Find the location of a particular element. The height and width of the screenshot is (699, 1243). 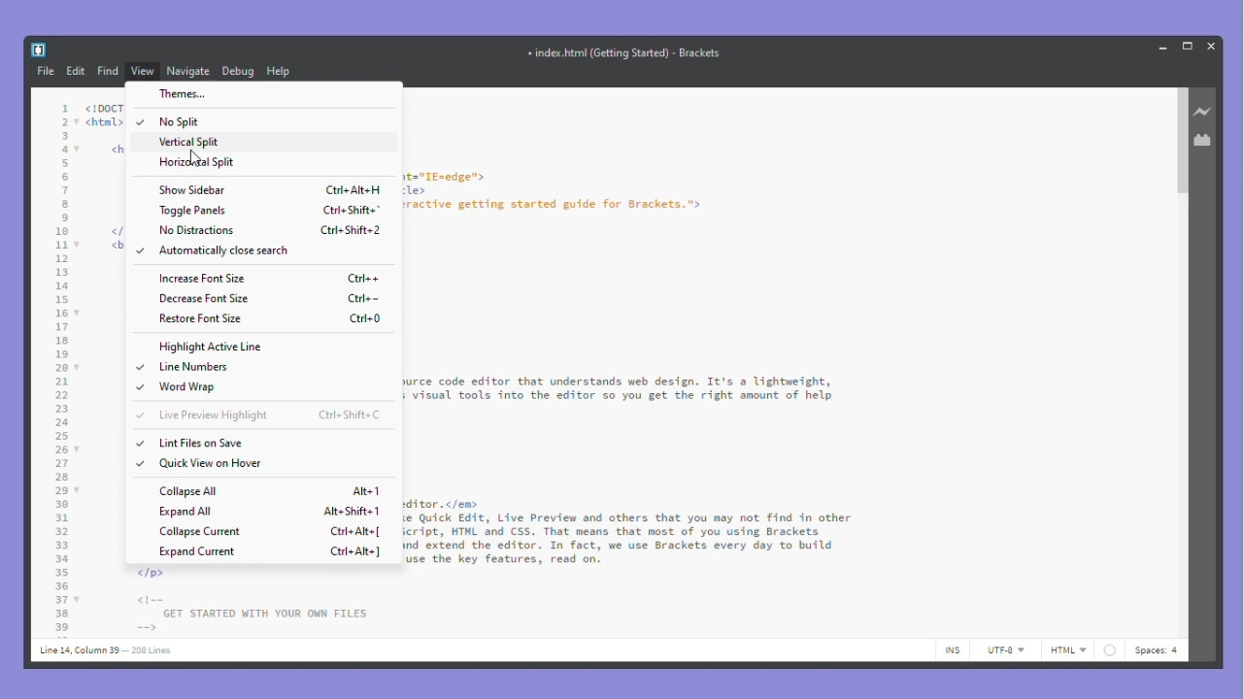

<p> Welcome to Brackets, a modern open-source code editor that understands web design. It's a lightweight, yet powerful, code editor that blends visual tools into the editor so you get the right amount of help when you want it.</p> is located at coordinates (621, 396).